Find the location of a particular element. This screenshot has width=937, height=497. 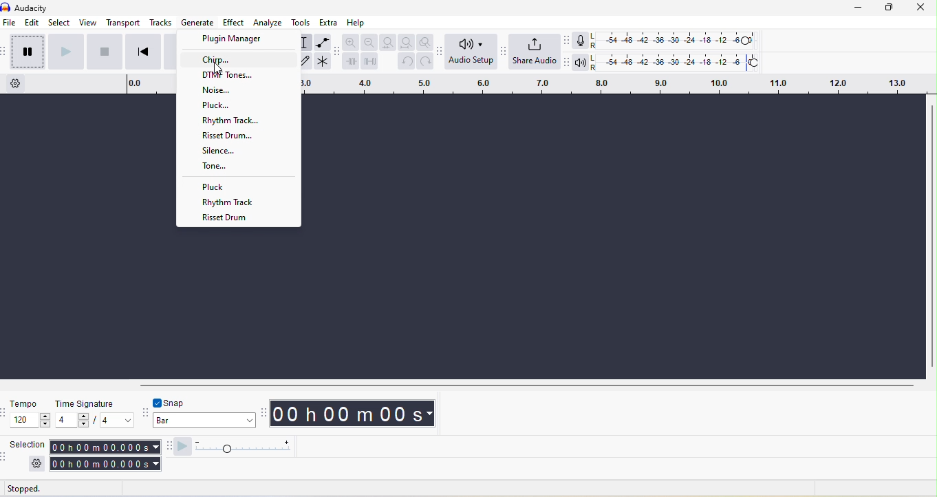

noise is located at coordinates (217, 91).